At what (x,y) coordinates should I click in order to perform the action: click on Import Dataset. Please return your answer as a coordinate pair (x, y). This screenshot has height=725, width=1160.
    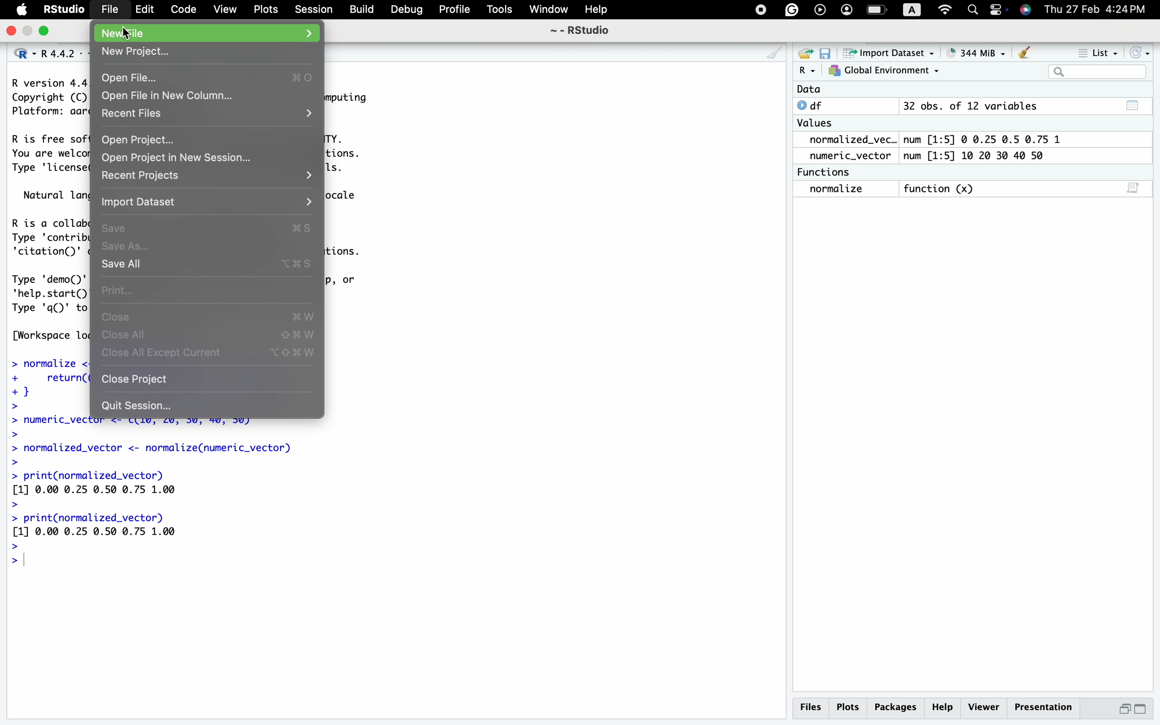
    Looking at the image, I should click on (886, 53).